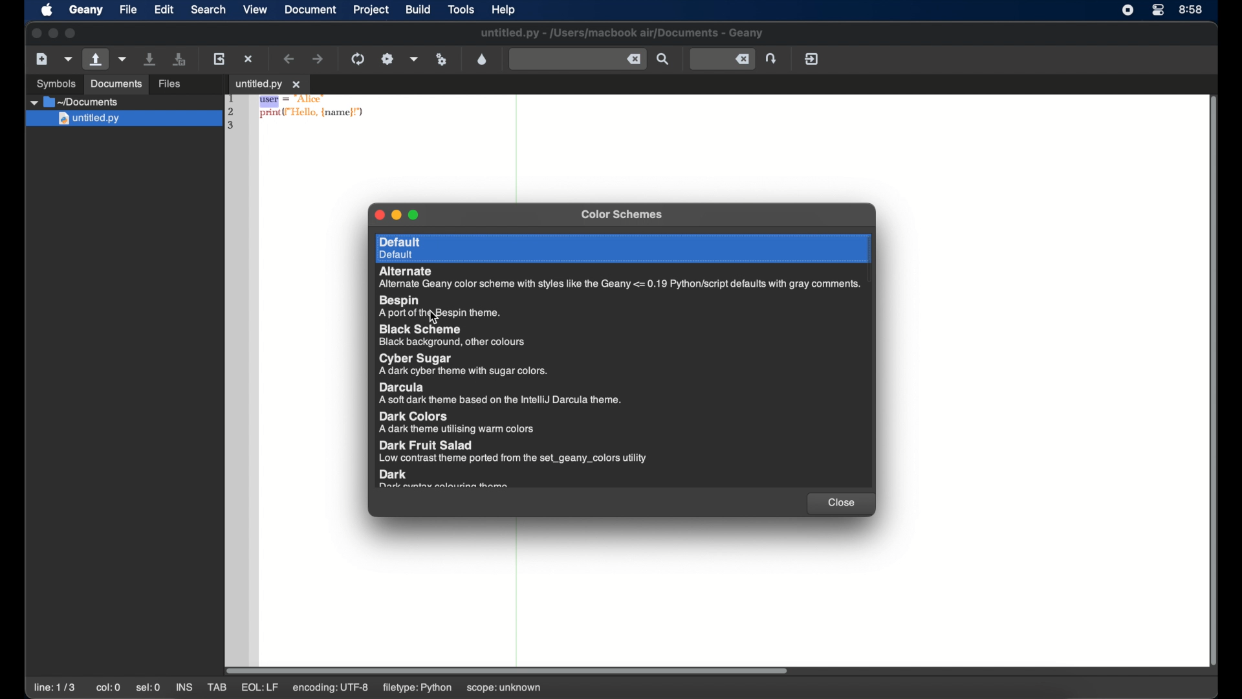 The height and width of the screenshot is (699, 1242). What do you see at coordinates (419, 9) in the screenshot?
I see `build` at bounding box center [419, 9].